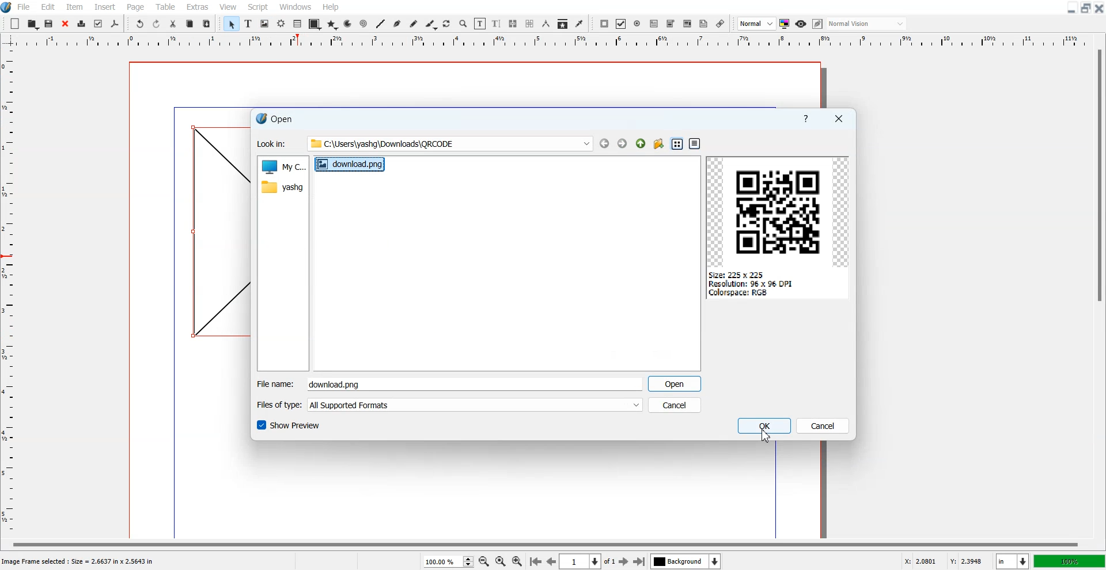  Describe the element at coordinates (721, 24) in the screenshot. I see `Link Annotation` at that location.